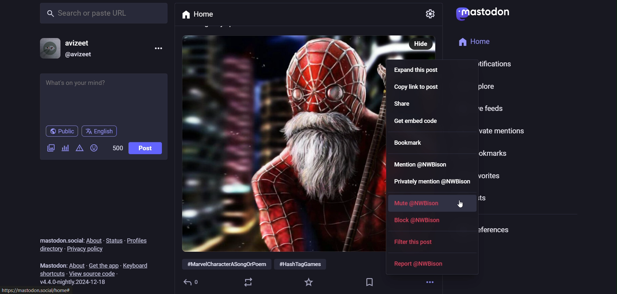 The width and height of the screenshot is (617, 294). Describe the element at coordinates (431, 182) in the screenshot. I see `privately mention user` at that location.